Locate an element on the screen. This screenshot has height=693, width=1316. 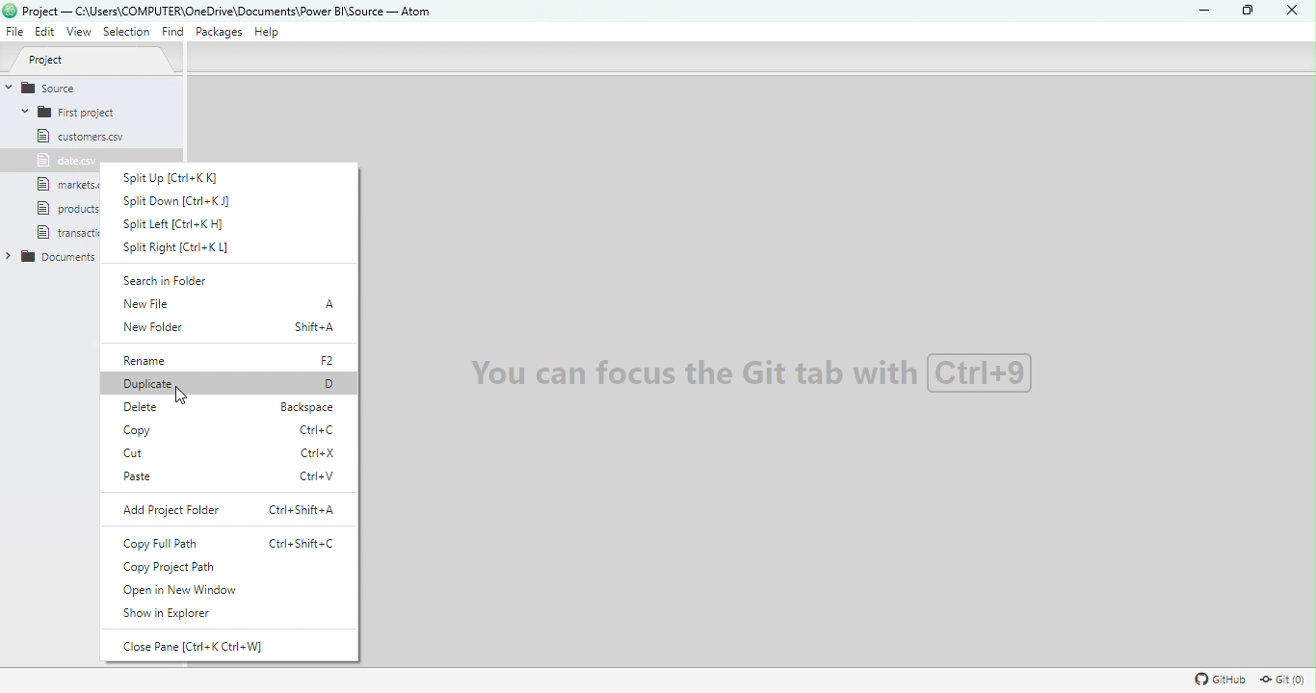
Copy project path is located at coordinates (190, 568).